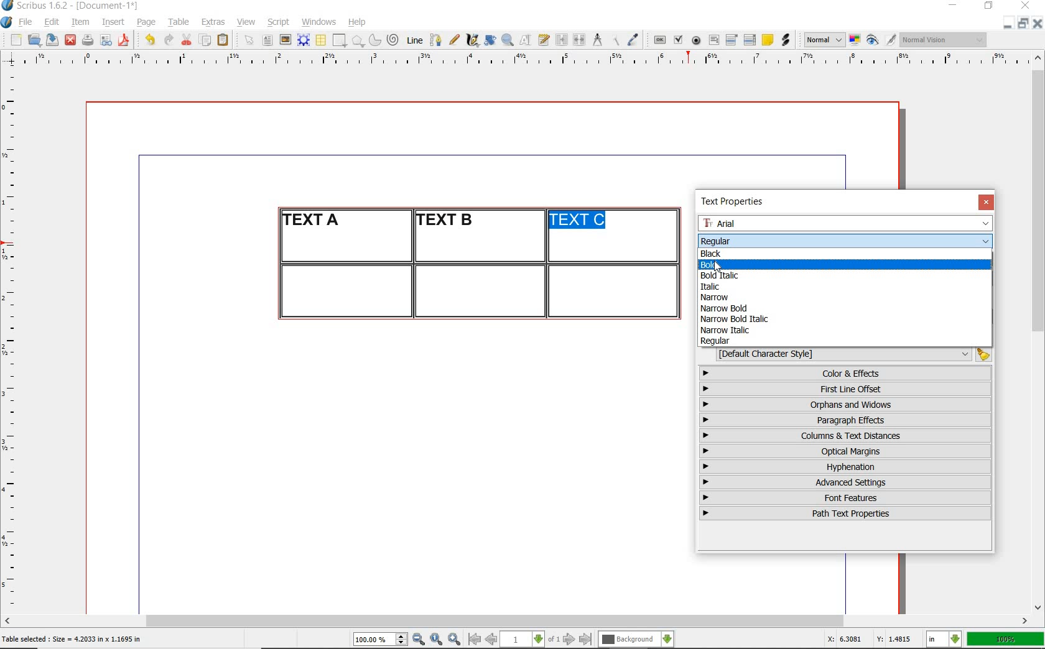 This screenshot has height=649, width=1045. I want to click on link text frames, so click(562, 41).